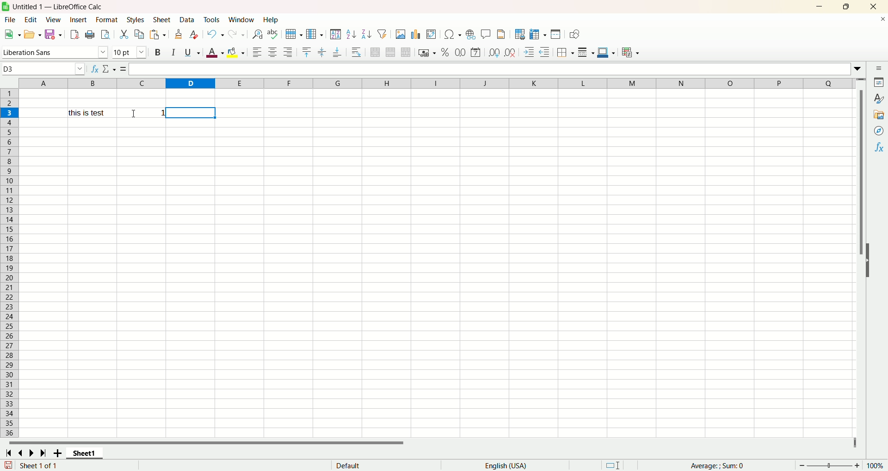  Describe the element at coordinates (880, 82) in the screenshot. I see `properties` at that location.